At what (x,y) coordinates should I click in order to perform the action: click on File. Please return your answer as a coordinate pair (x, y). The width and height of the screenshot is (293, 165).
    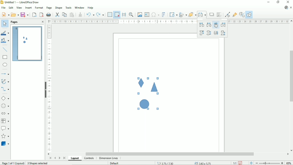
    Looking at the image, I should click on (3, 8).